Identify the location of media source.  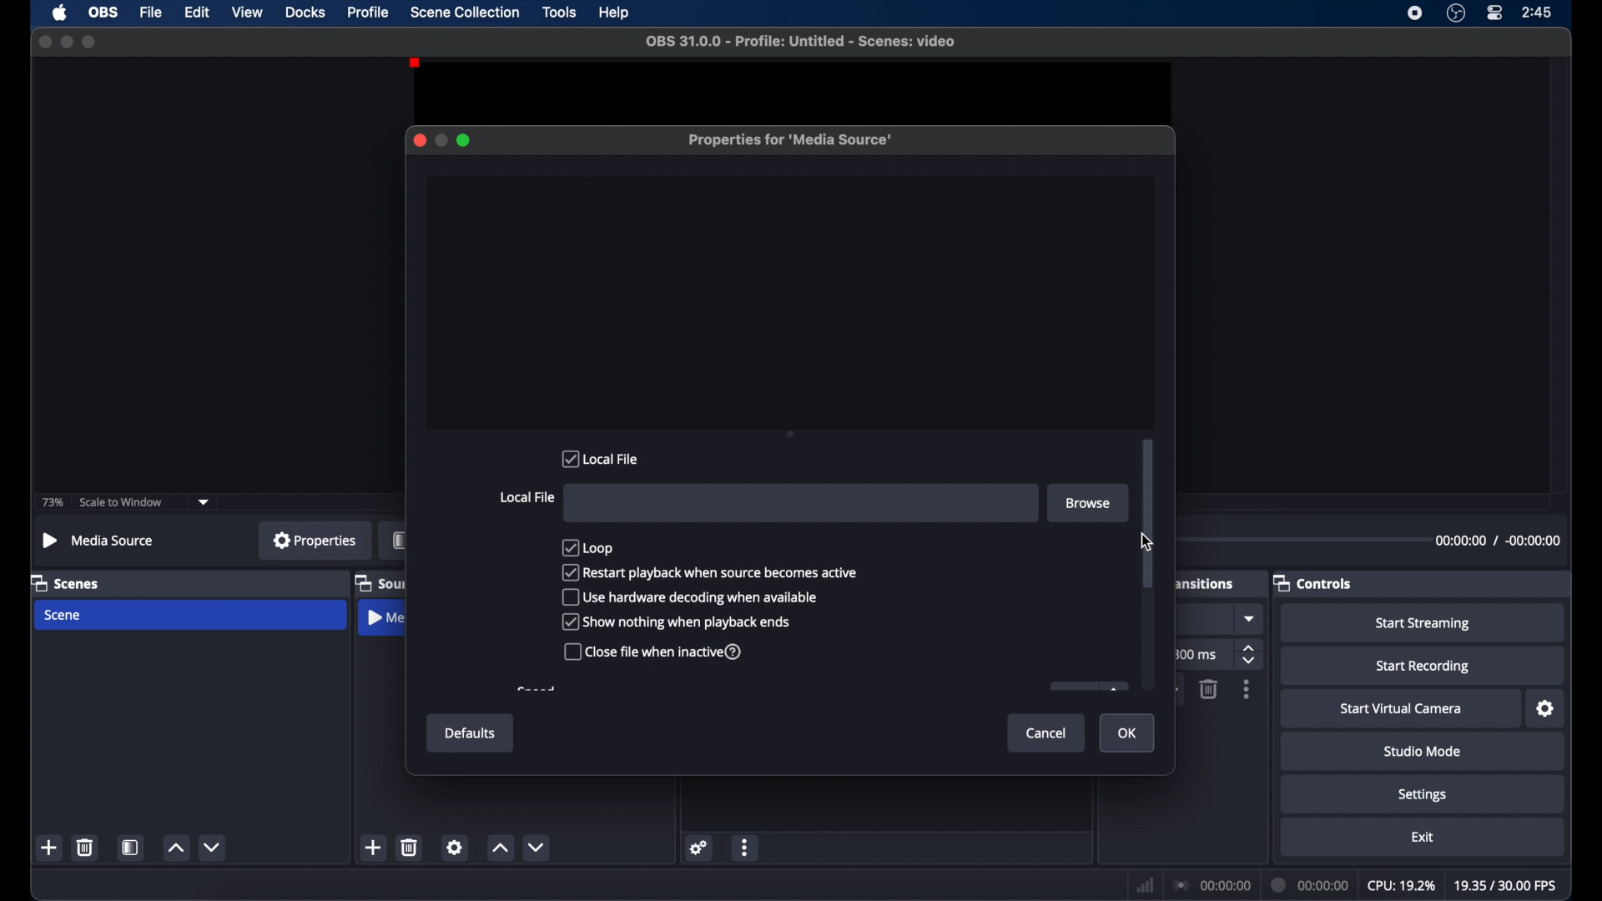
(385, 620).